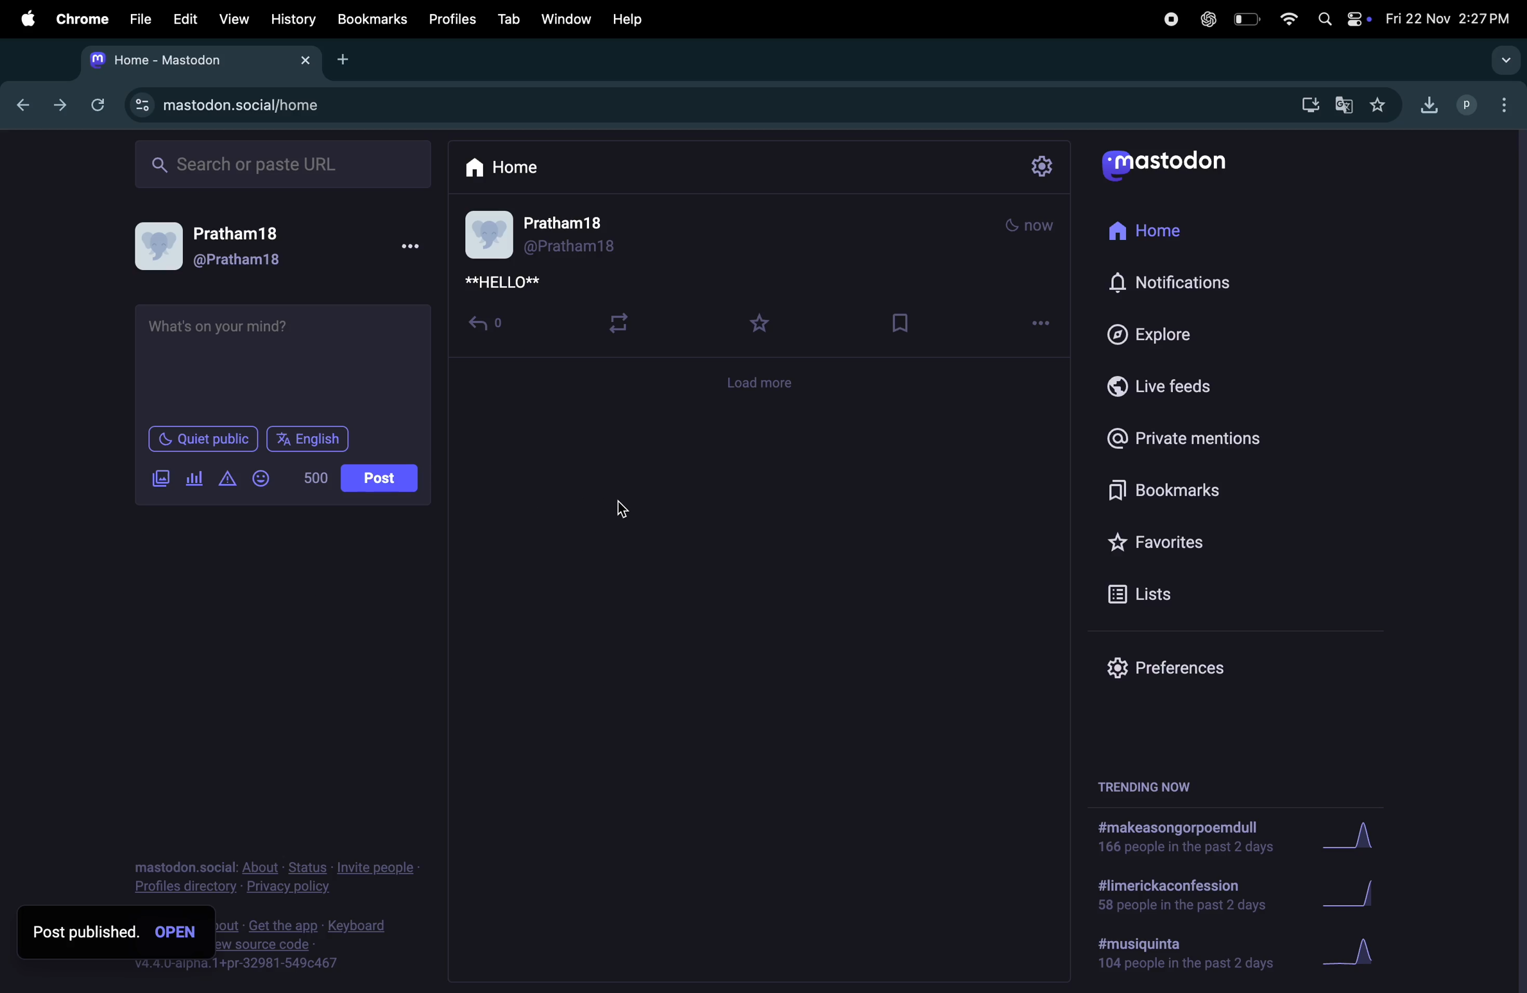  I want to click on post published open, so click(110, 934).